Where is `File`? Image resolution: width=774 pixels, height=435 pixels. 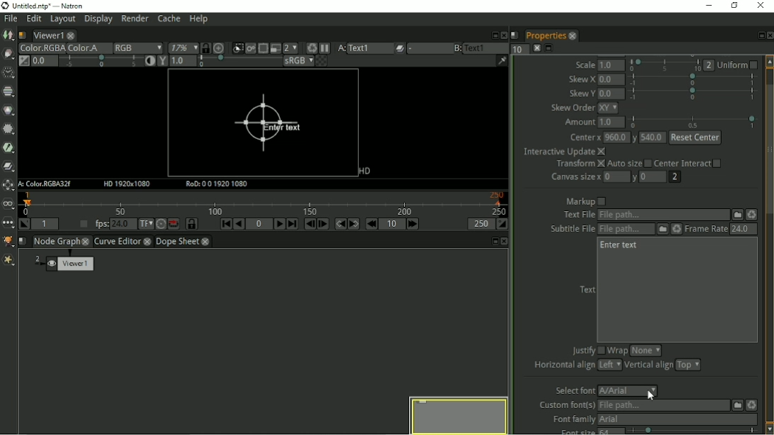 File is located at coordinates (736, 215).